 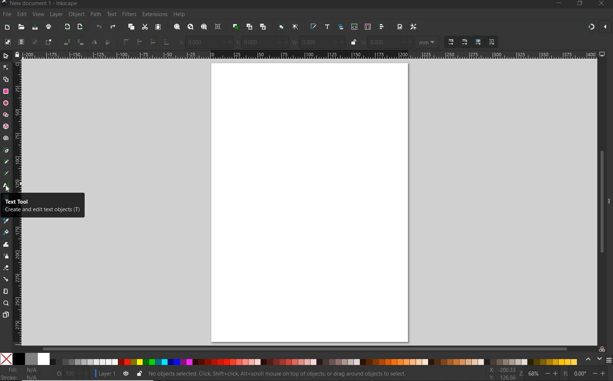 What do you see at coordinates (177, 27) in the screenshot?
I see `zoom selection` at bounding box center [177, 27].